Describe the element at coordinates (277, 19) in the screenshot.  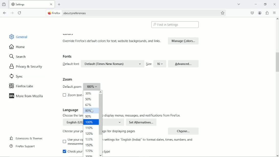
I see `Scroll Up` at that location.